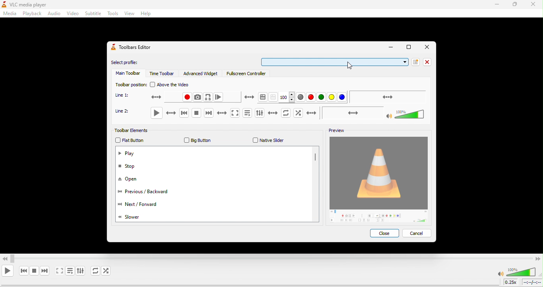 This screenshot has height=287, width=543. Describe the element at coordinates (23, 271) in the screenshot. I see `previous media` at that location.